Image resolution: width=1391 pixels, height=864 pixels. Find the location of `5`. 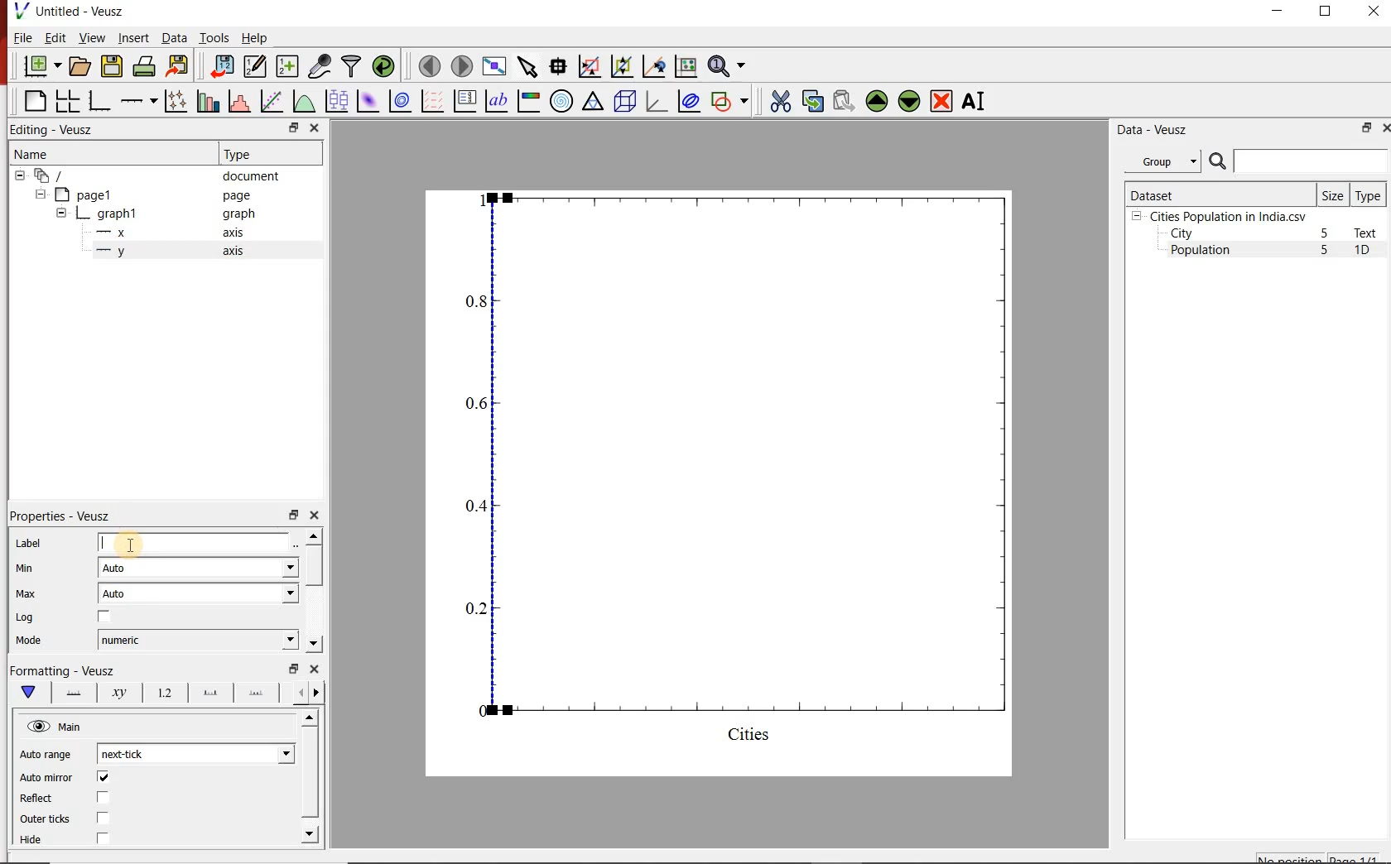

5 is located at coordinates (1326, 234).